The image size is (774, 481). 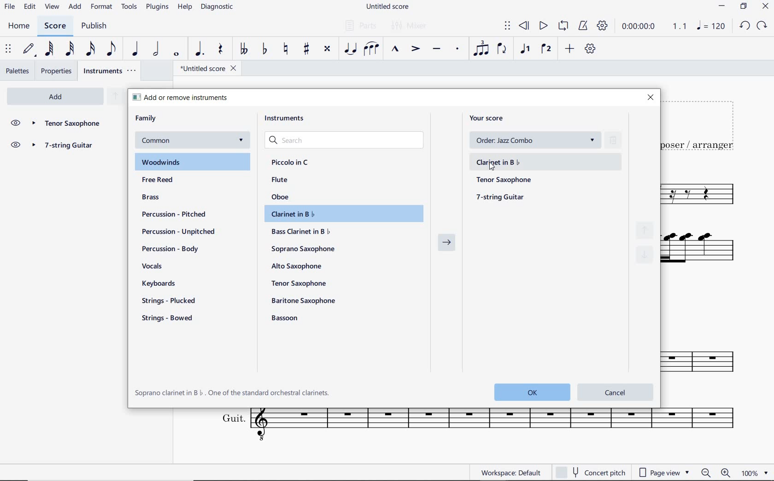 I want to click on CUSTOMIZE TOOLBAR, so click(x=590, y=49).